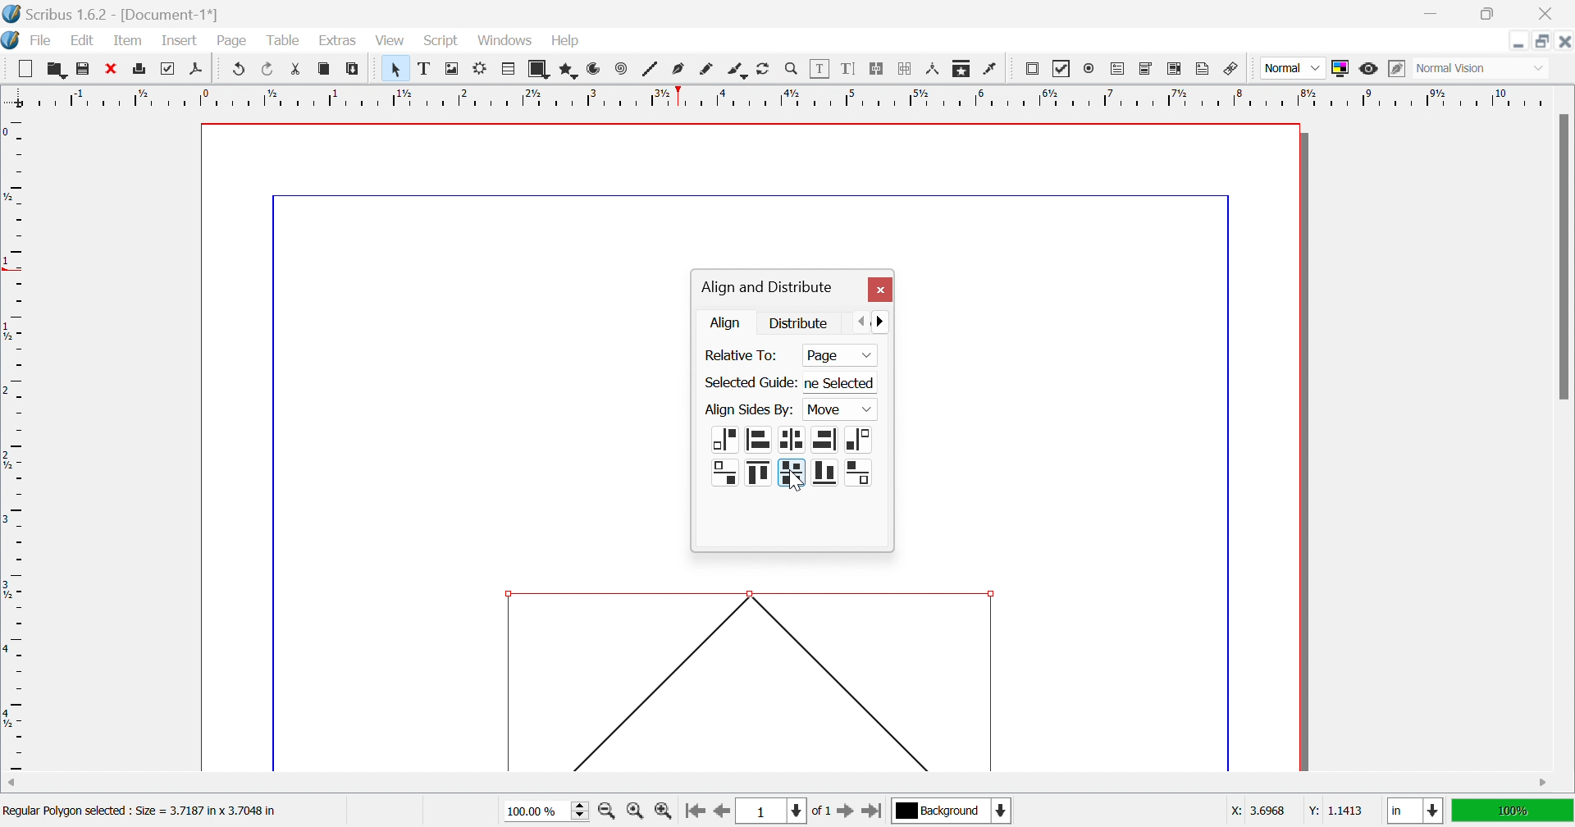 The height and width of the screenshot is (827, 1575). I want to click on PDF text field, so click(1120, 70).